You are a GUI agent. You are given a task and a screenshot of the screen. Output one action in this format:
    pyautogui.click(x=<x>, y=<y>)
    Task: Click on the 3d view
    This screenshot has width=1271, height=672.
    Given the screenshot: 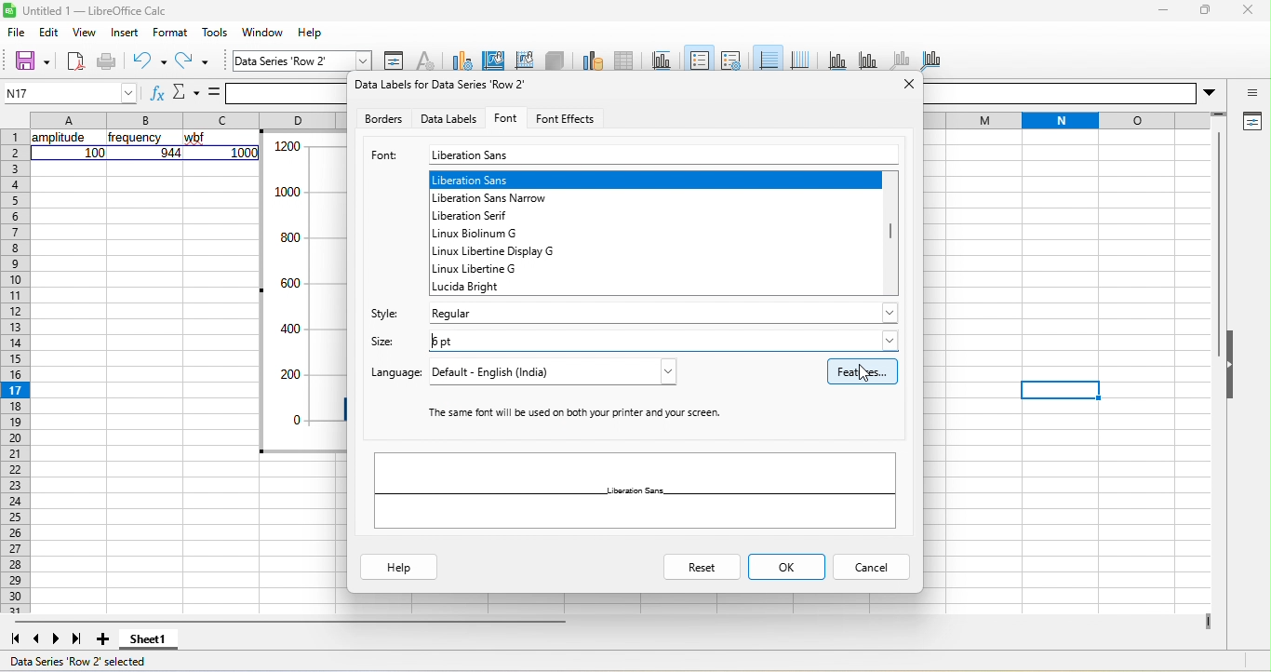 What is the action you would take?
    pyautogui.click(x=556, y=60)
    